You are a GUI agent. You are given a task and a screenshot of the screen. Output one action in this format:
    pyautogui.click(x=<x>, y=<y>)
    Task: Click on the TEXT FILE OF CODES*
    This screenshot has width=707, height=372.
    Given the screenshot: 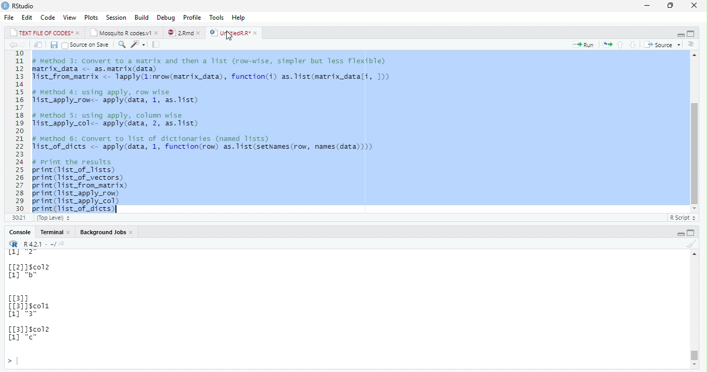 What is the action you would take?
    pyautogui.click(x=45, y=33)
    